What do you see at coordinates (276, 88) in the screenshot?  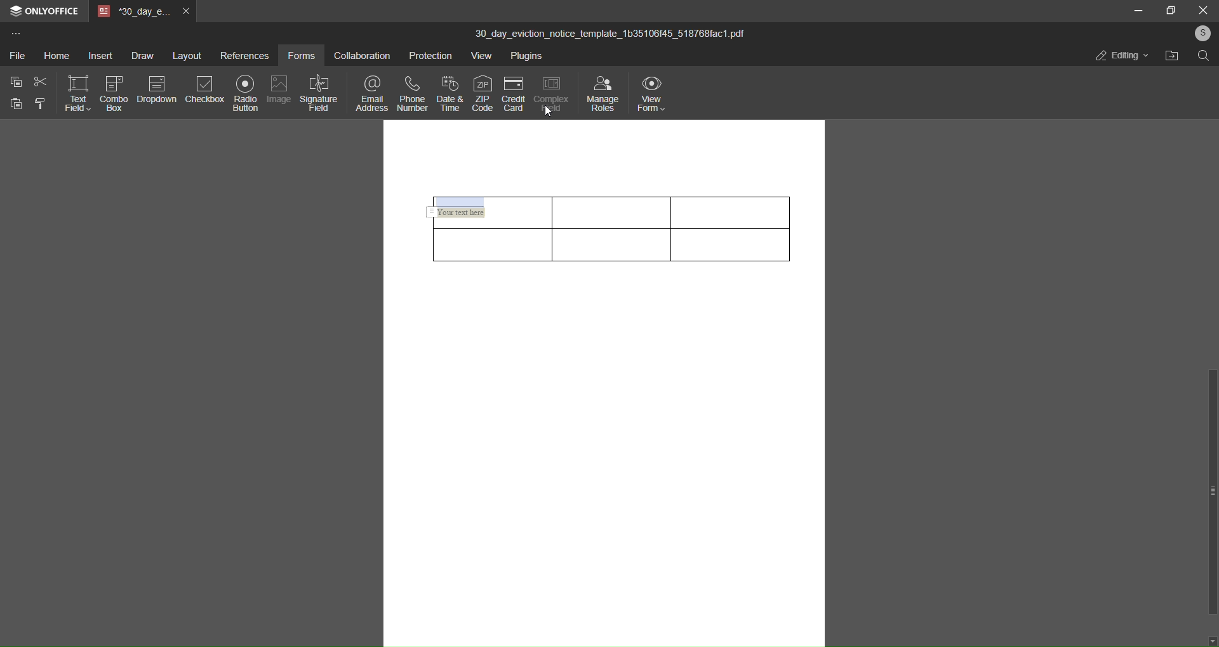 I see `image` at bounding box center [276, 88].